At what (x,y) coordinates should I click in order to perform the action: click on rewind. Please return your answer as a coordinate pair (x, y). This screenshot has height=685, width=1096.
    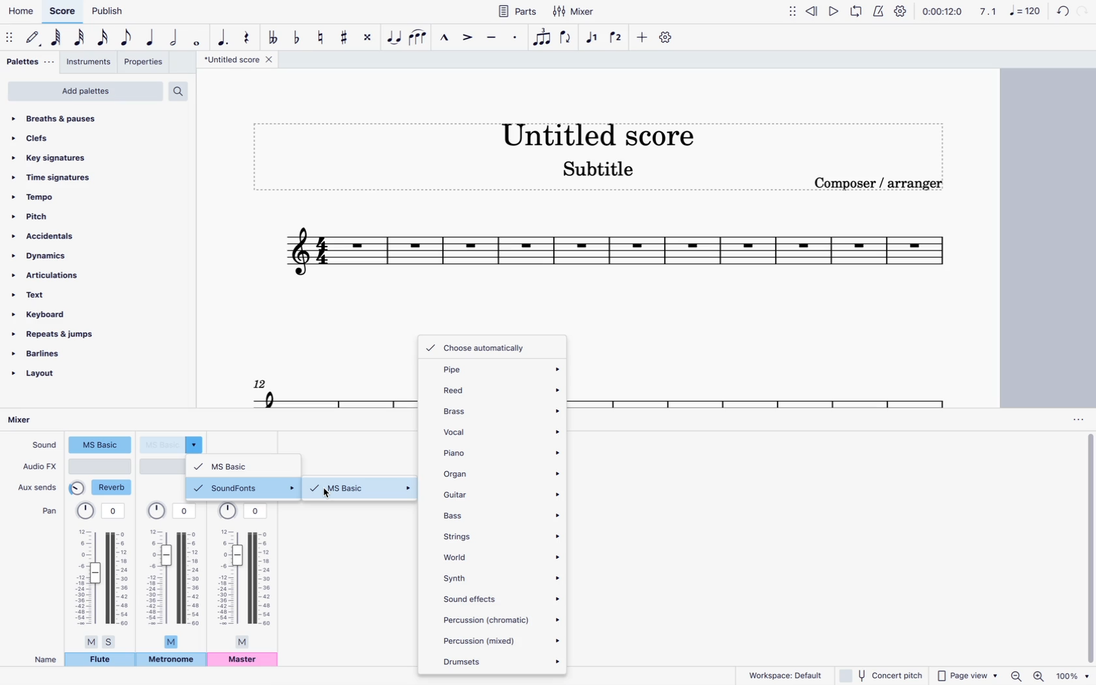
    Looking at the image, I should click on (812, 13).